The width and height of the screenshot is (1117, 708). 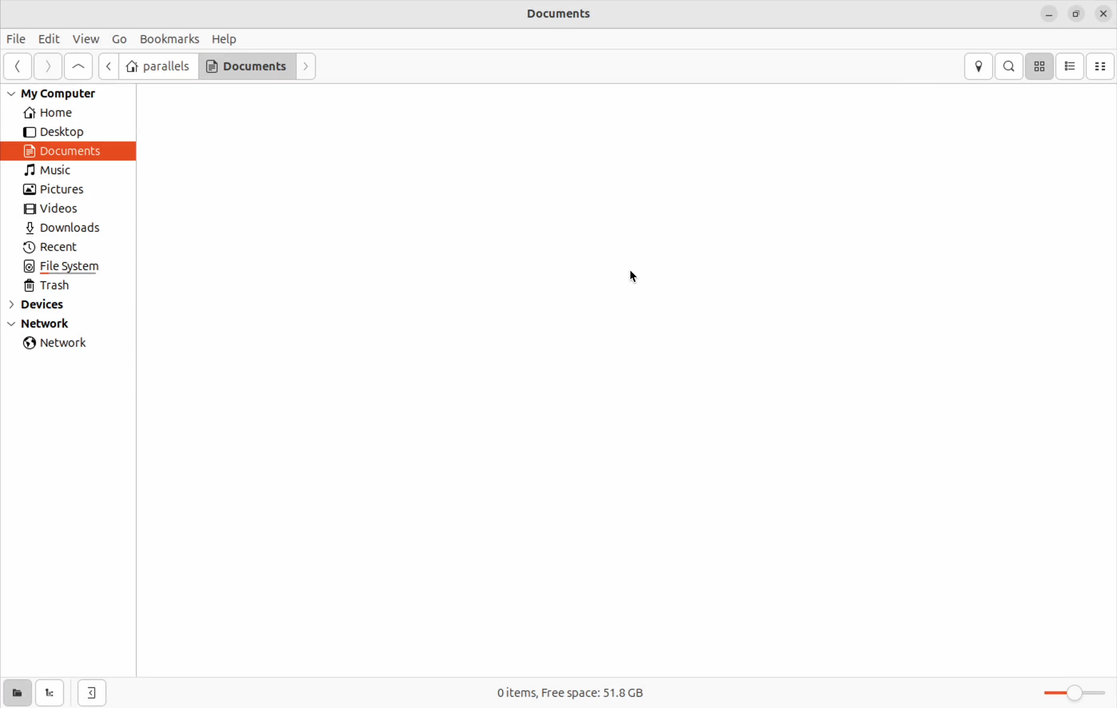 I want to click on hide side bar, so click(x=91, y=693).